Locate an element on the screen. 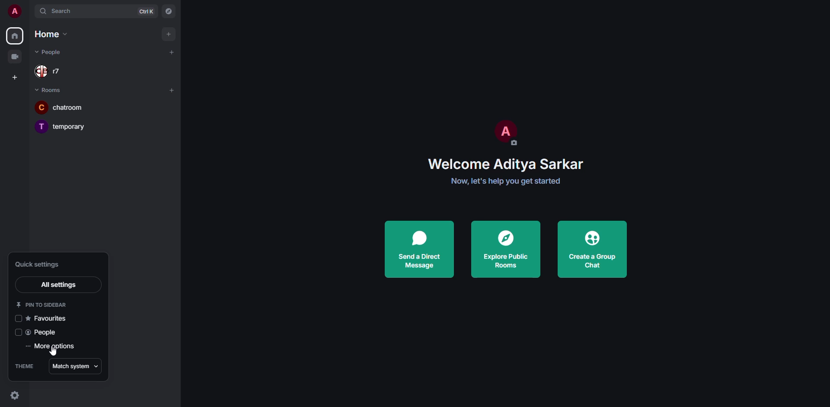 The image size is (830, 407). r7 is located at coordinates (51, 73).